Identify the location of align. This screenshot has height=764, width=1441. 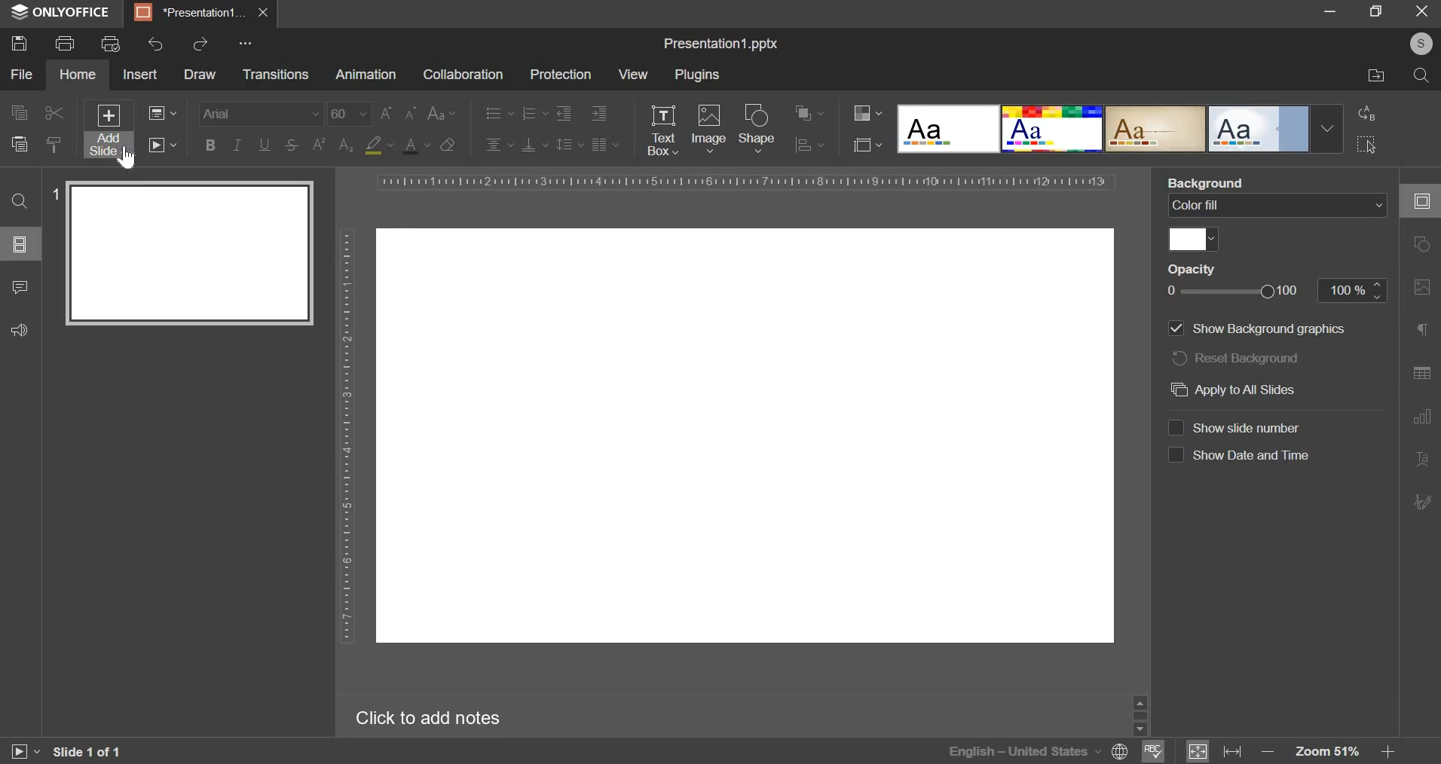
(810, 146).